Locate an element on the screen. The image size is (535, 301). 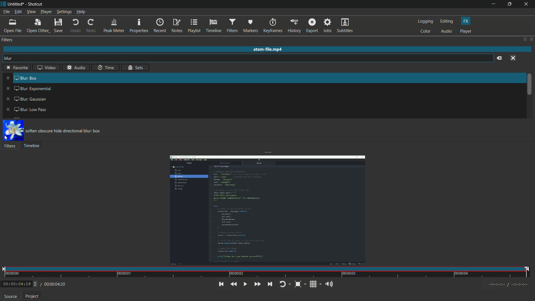
quickly play backward is located at coordinates (234, 284).